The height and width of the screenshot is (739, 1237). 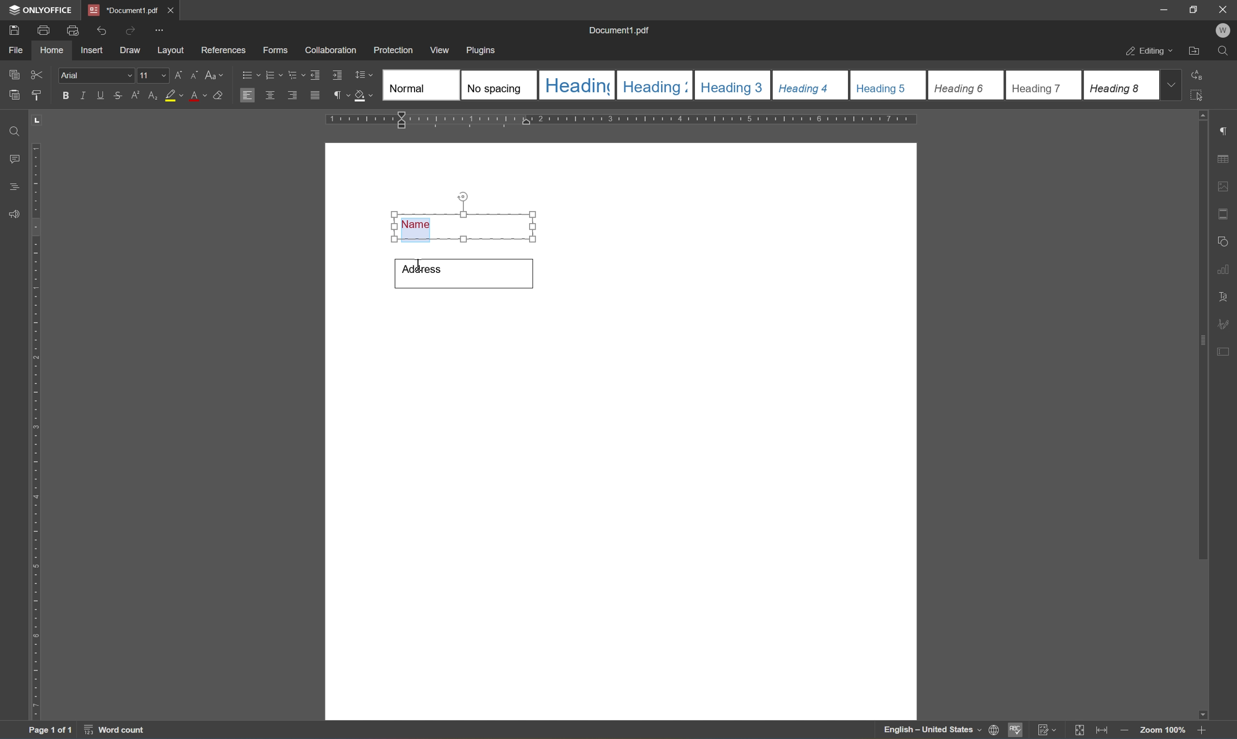 I want to click on editing, so click(x=1145, y=52).